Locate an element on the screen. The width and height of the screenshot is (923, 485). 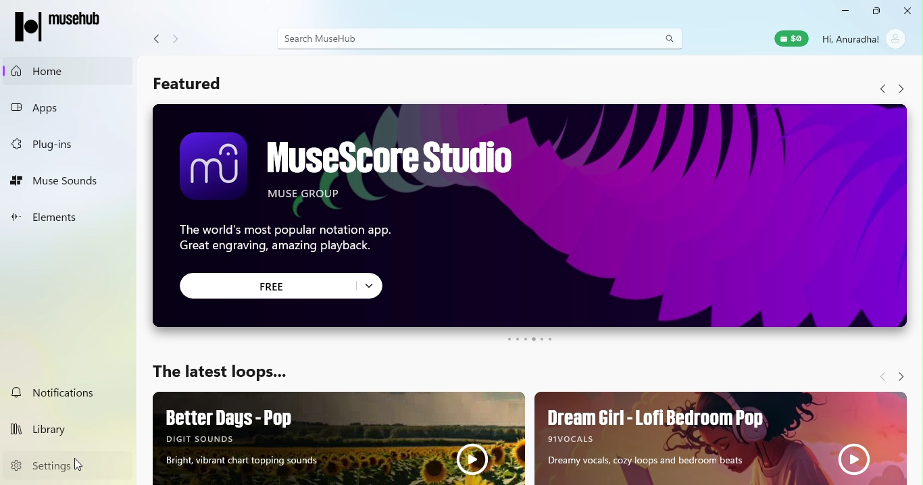
MuseScore Studio is located at coordinates (386, 169).